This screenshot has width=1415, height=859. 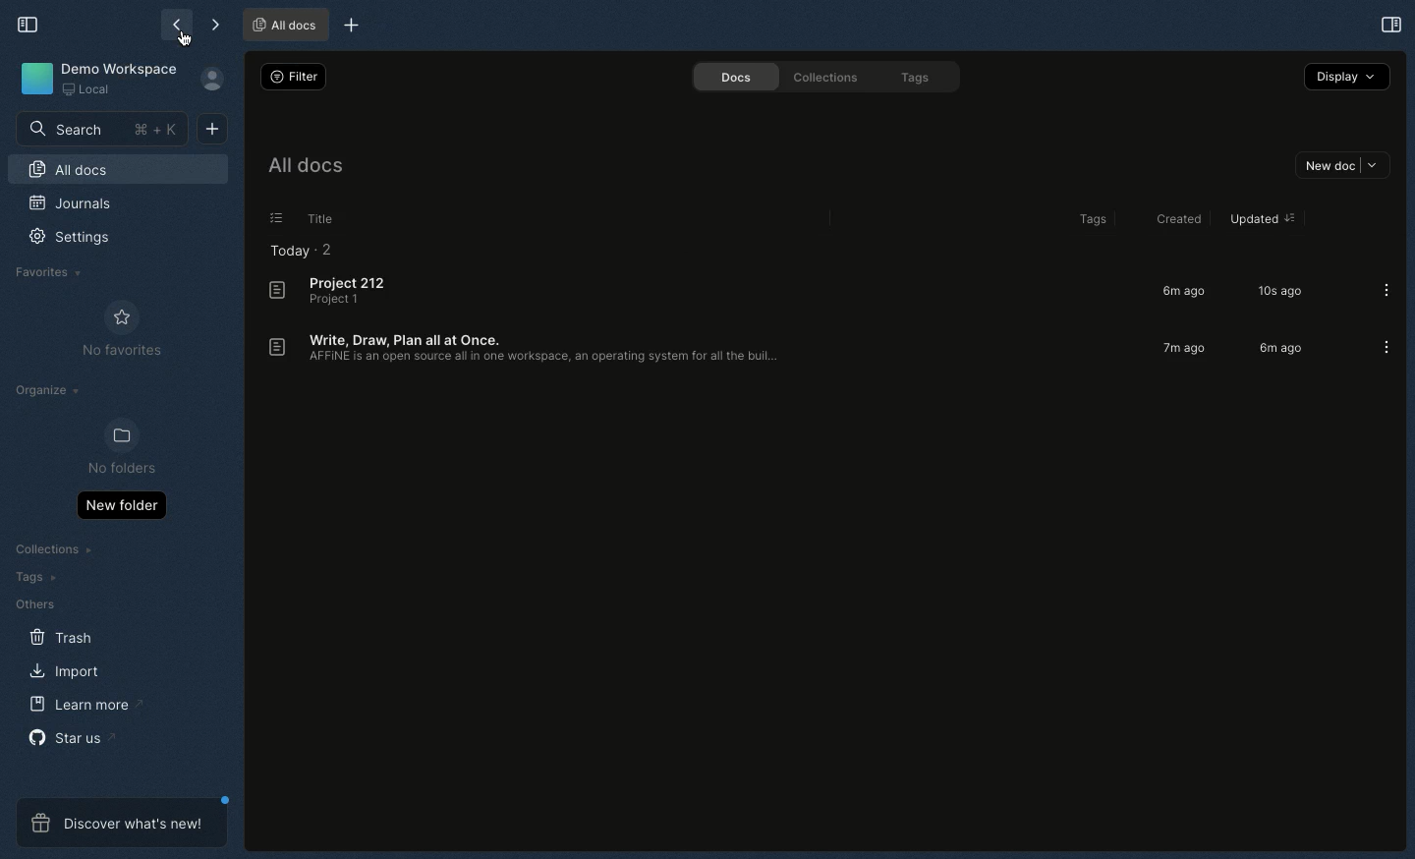 I want to click on Today - 2, so click(x=316, y=251).